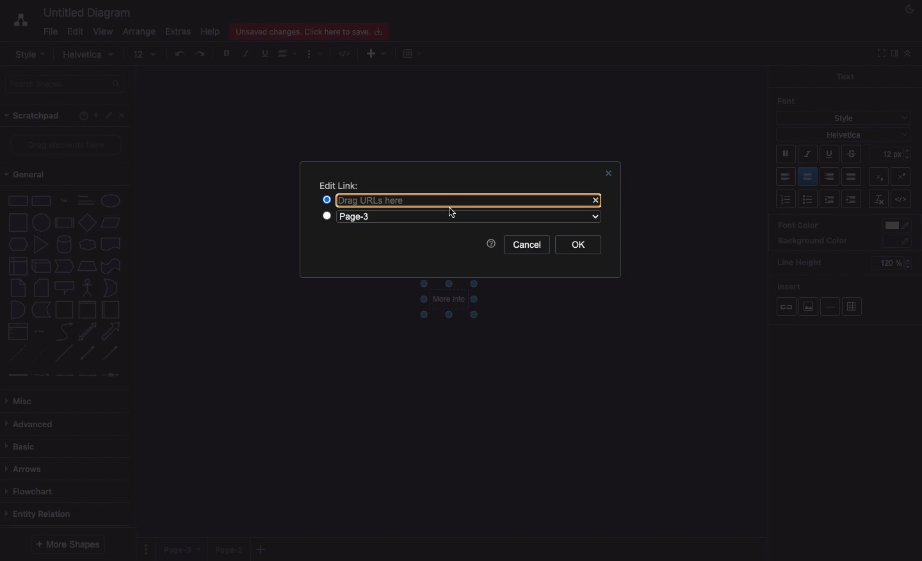 The width and height of the screenshot is (922, 561). I want to click on More shapes, so click(70, 544).